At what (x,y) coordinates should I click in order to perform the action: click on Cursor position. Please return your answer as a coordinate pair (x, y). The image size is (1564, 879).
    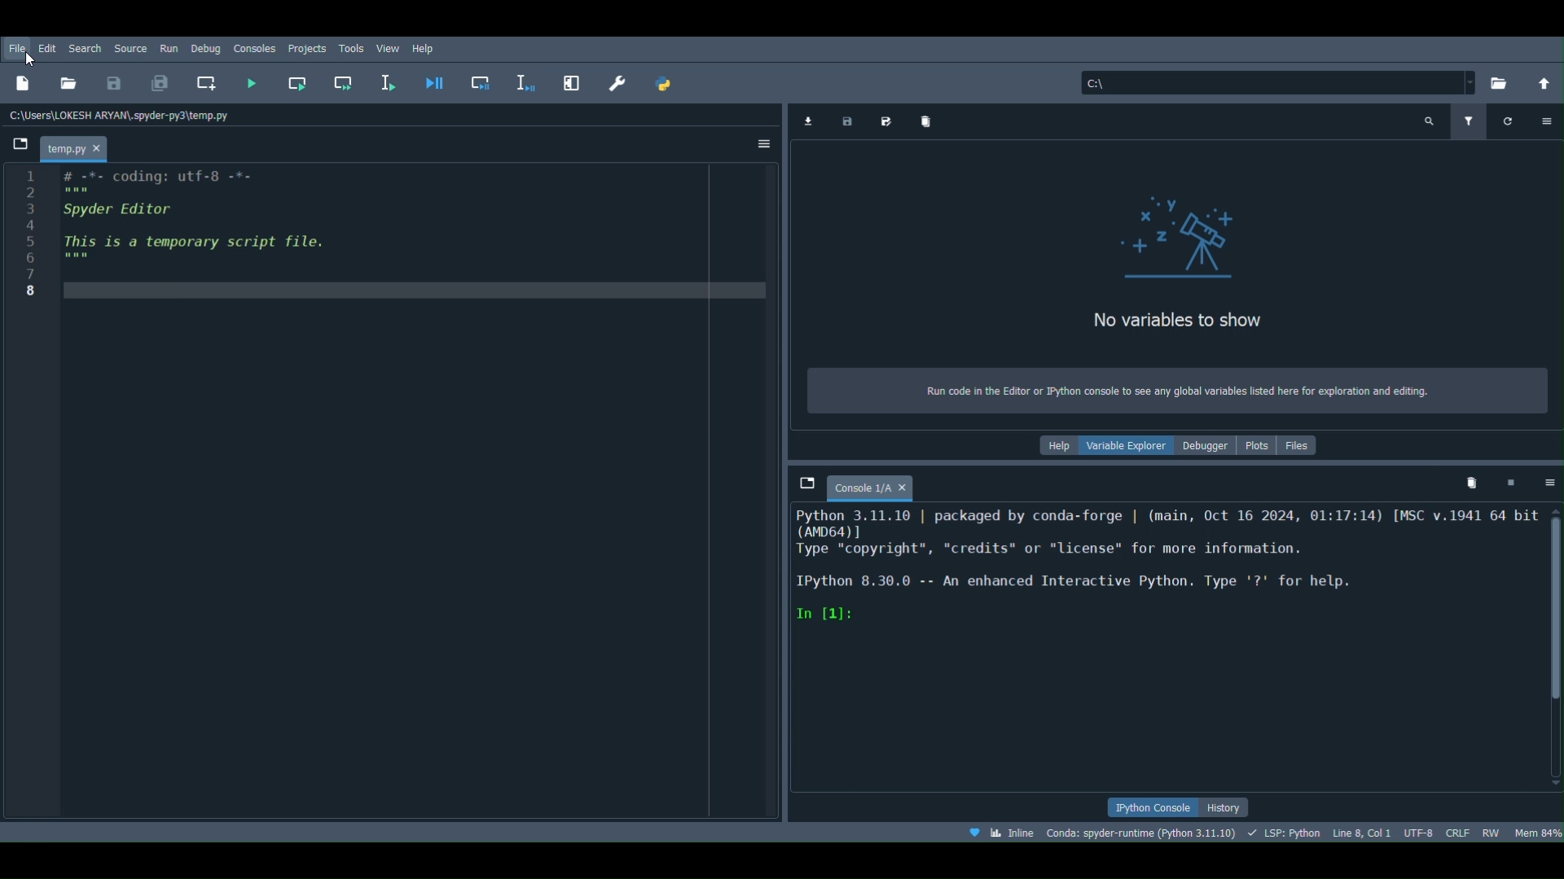
    Looking at the image, I should click on (1360, 831).